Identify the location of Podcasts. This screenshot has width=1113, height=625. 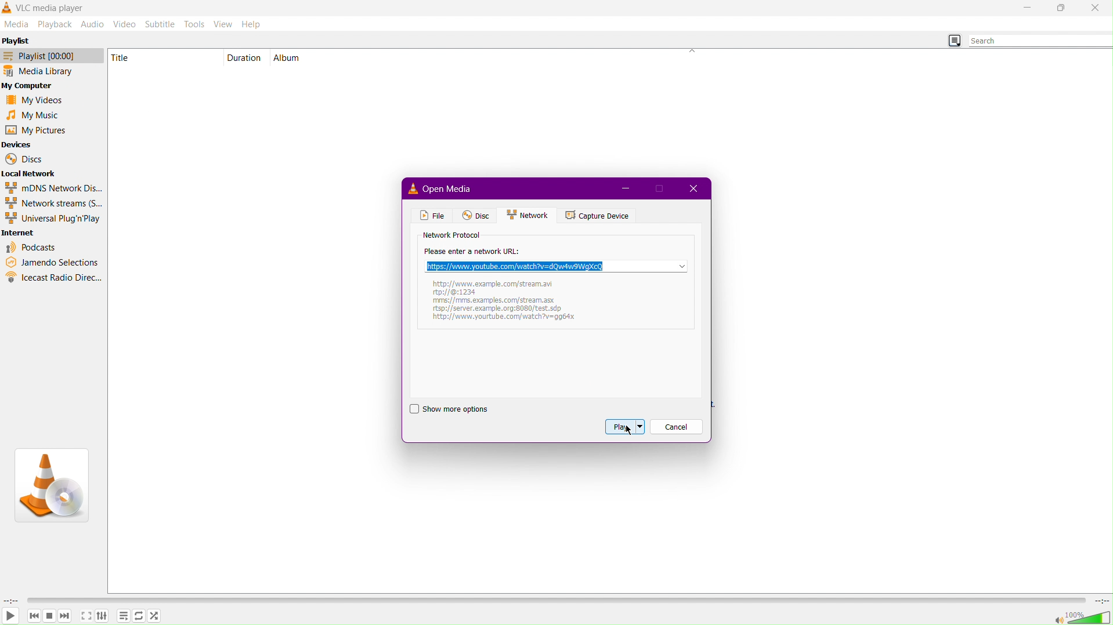
(32, 248).